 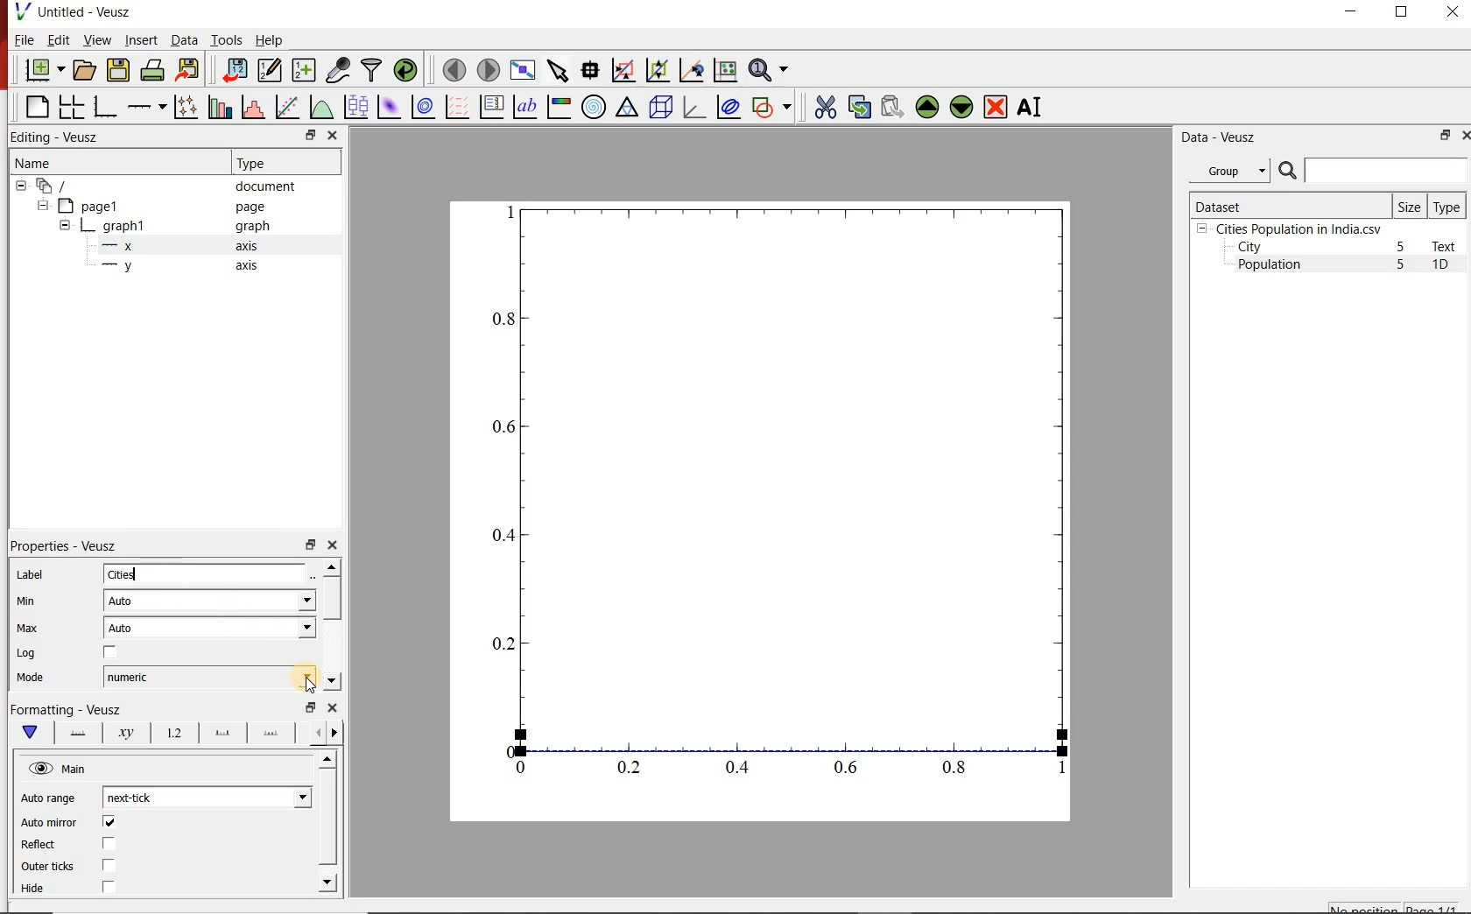 I want to click on text label, so click(x=524, y=106).